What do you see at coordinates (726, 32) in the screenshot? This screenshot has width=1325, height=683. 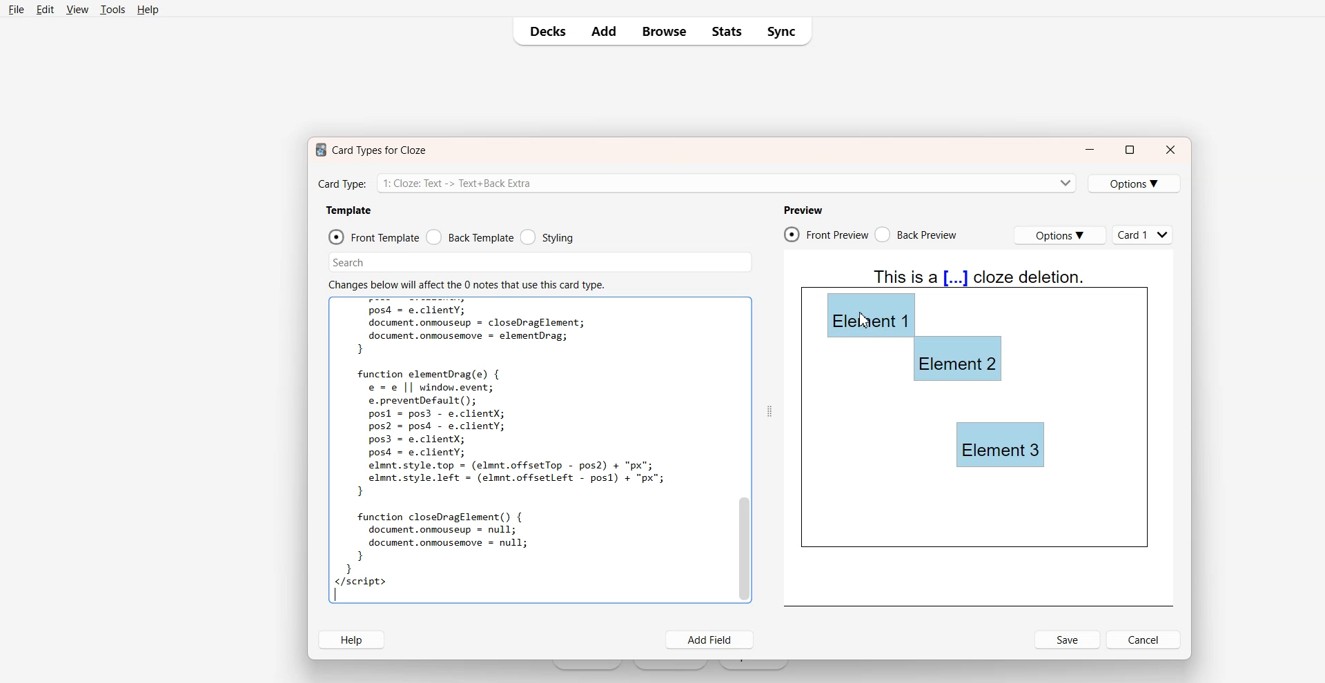 I see `Stats` at bounding box center [726, 32].